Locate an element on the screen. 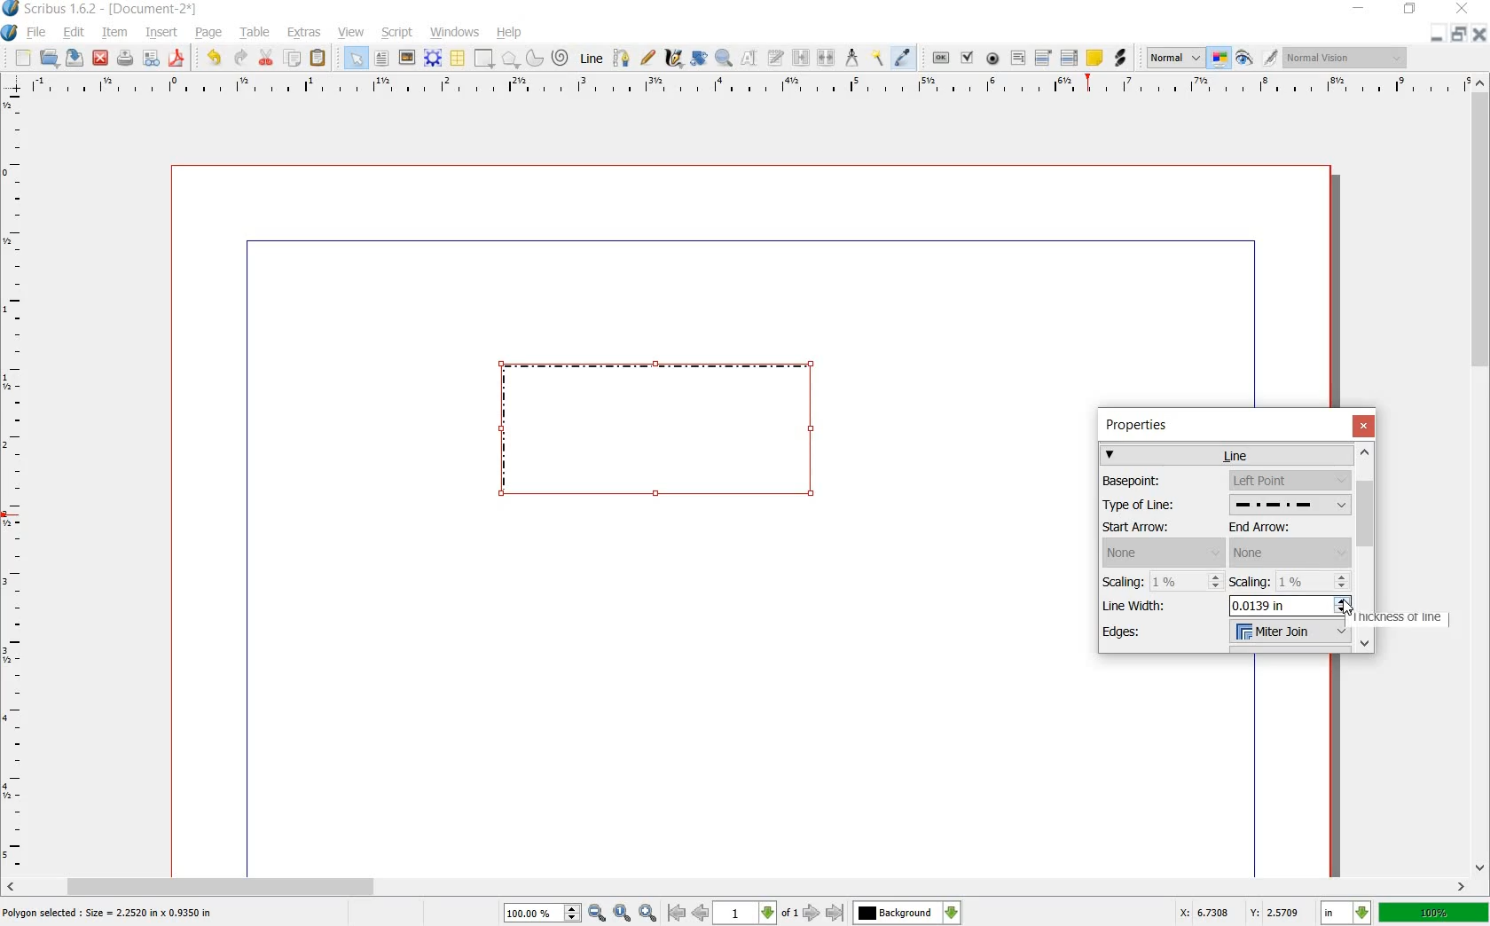 The width and height of the screenshot is (1490, 926). PREVIEW MODE is located at coordinates (1245, 59).